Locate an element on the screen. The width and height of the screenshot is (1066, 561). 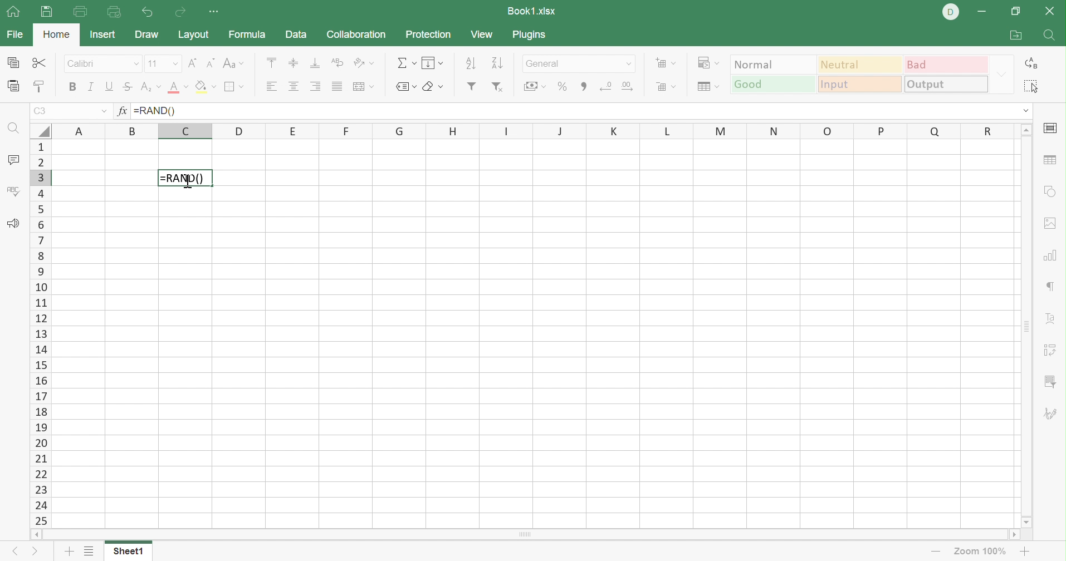
Pivot table settings is located at coordinates (1052, 350).